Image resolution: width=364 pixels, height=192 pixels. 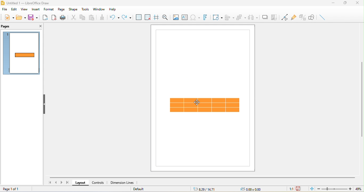 I want to click on redo, so click(x=126, y=17).